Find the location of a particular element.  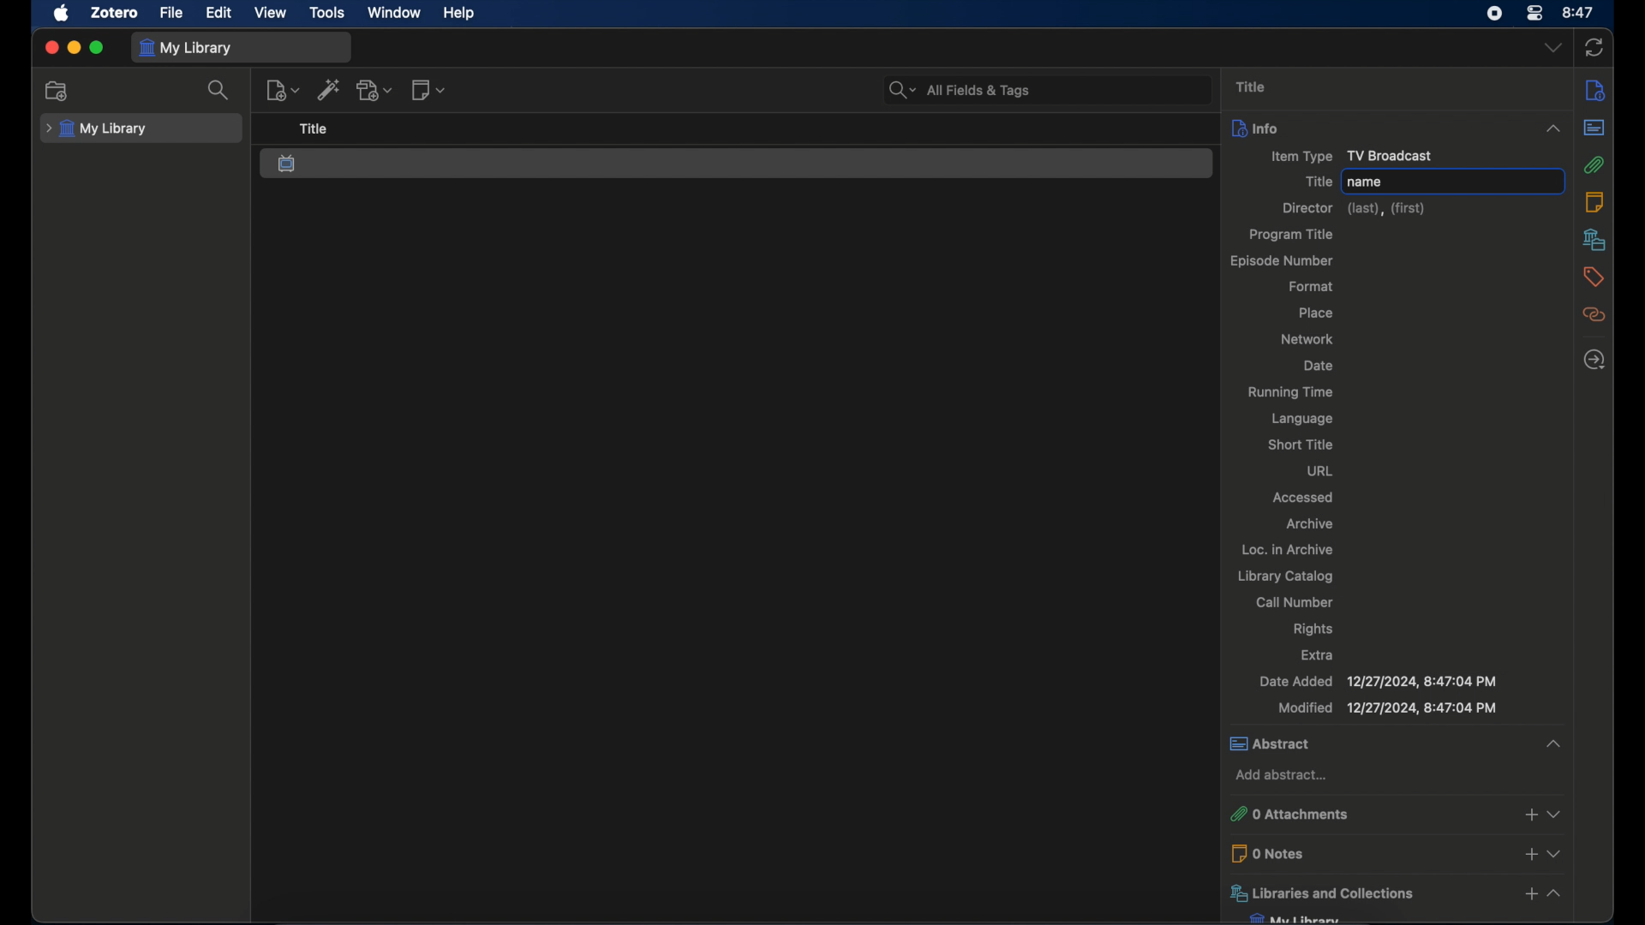

attachments is located at coordinates (1597, 166).